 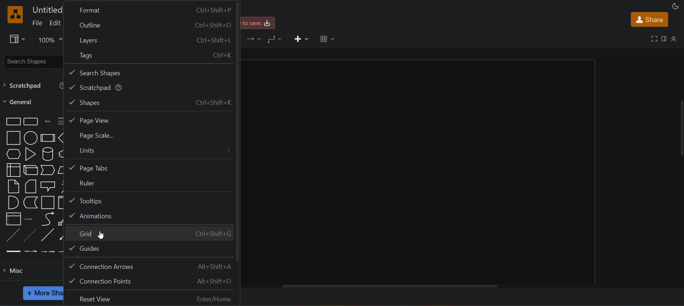 I want to click on data storage, so click(x=30, y=202).